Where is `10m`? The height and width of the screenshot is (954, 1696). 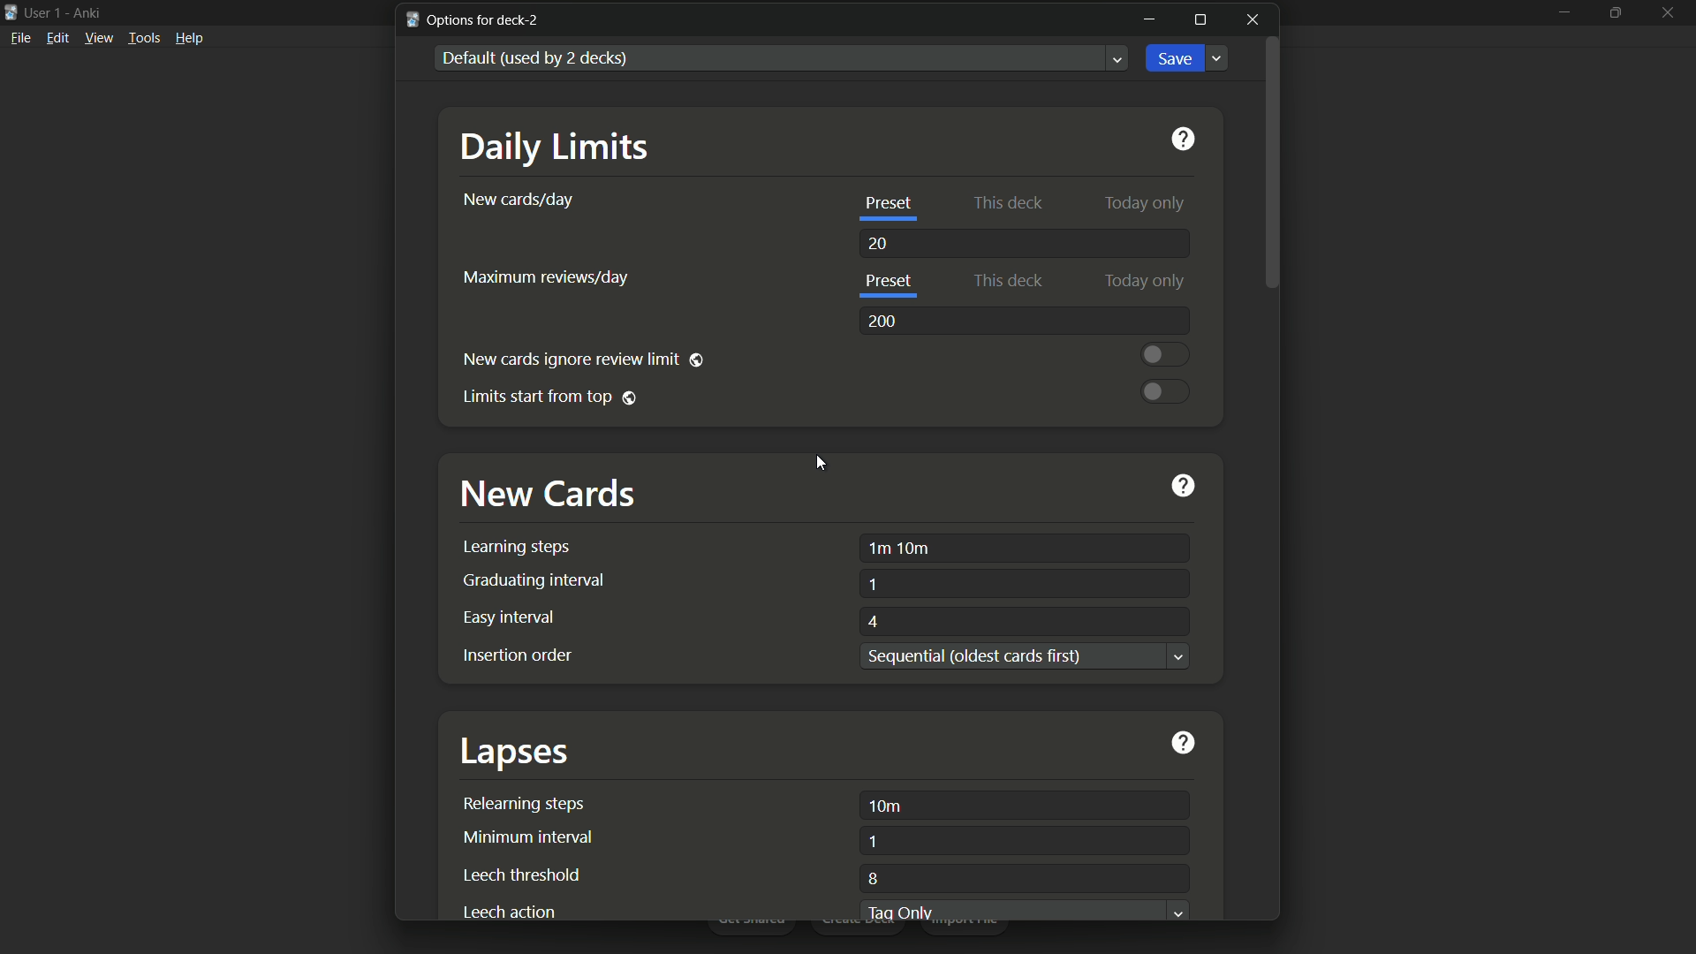
10m is located at coordinates (891, 806).